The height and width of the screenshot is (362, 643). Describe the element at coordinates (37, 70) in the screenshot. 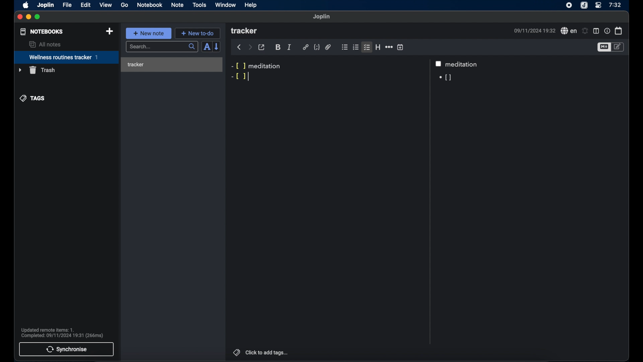

I see `trash` at that location.